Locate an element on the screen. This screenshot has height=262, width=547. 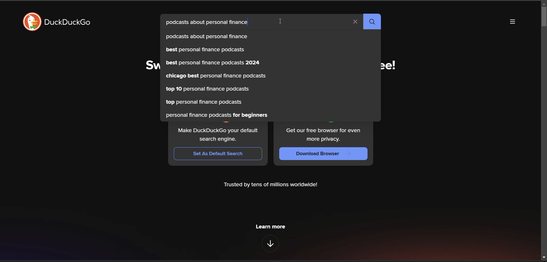
learn more is located at coordinates (269, 226).